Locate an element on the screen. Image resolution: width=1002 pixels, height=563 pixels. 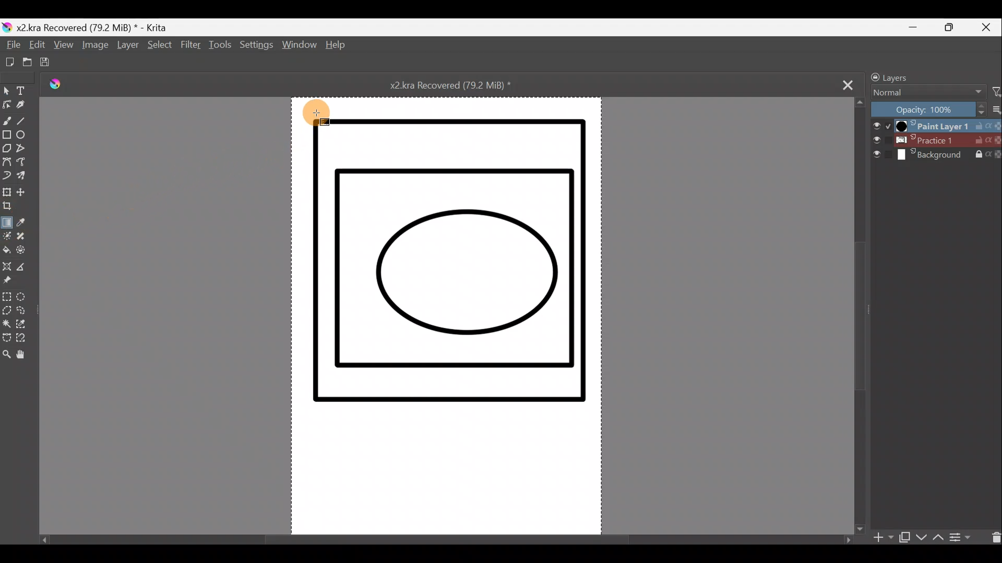
Freehand brush tool is located at coordinates (7, 120).